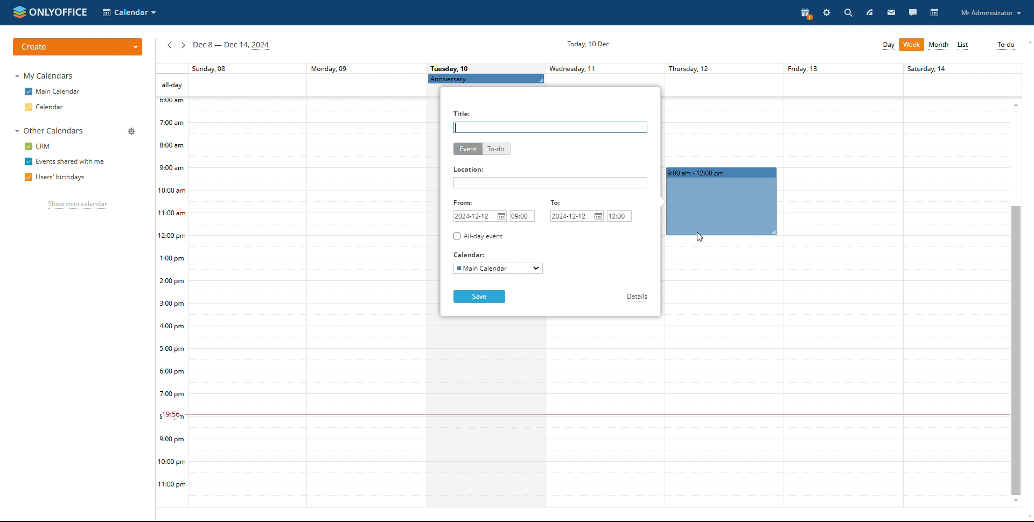 Image resolution: width=1034 pixels, height=522 pixels. I want to click on my calendars, so click(46, 76).